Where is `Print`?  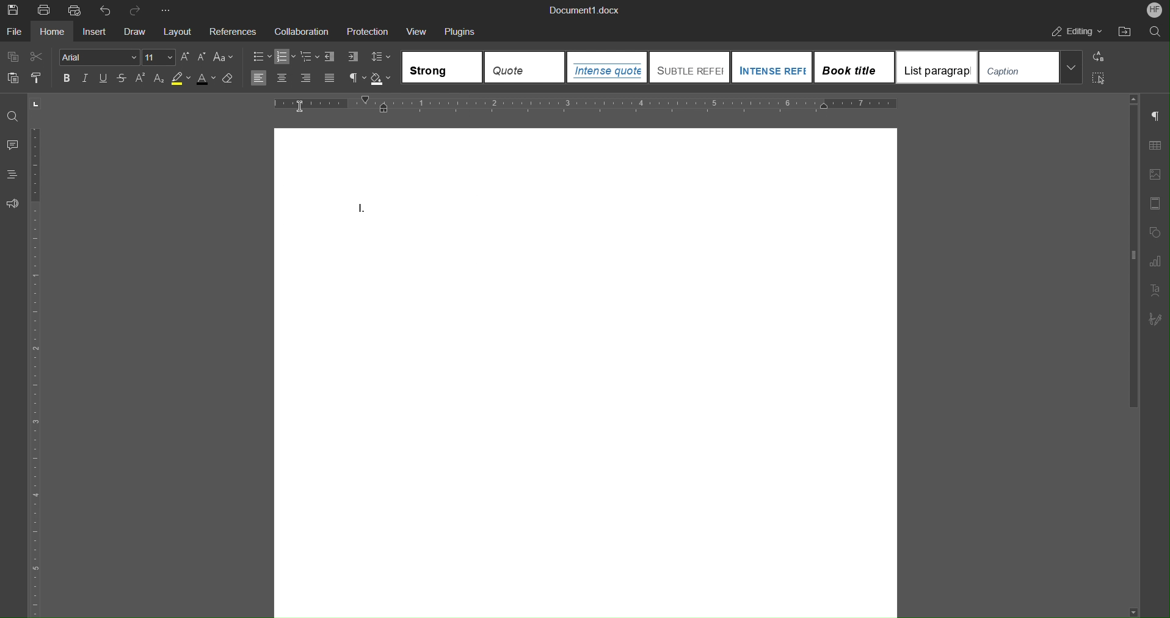 Print is located at coordinates (46, 10).